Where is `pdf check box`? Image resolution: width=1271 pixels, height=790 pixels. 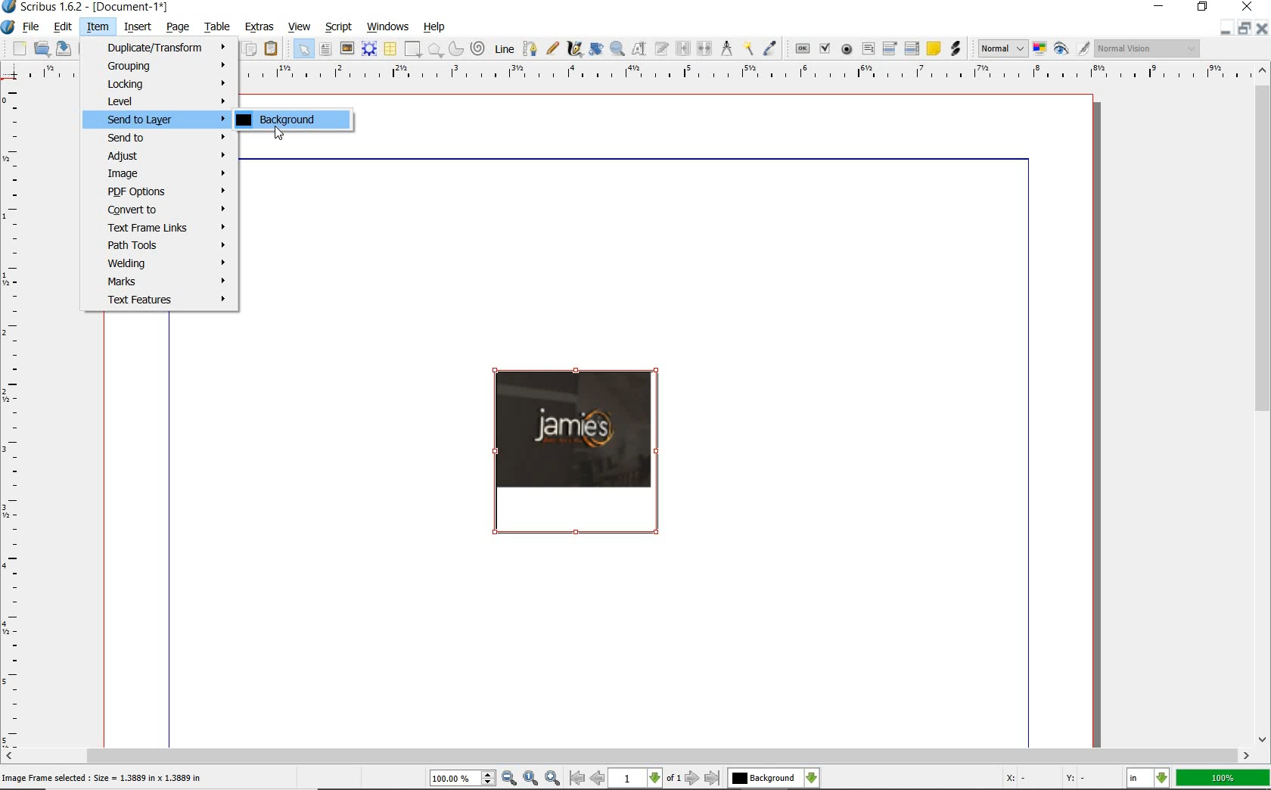 pdf check box is located at coordinates (825, 49).